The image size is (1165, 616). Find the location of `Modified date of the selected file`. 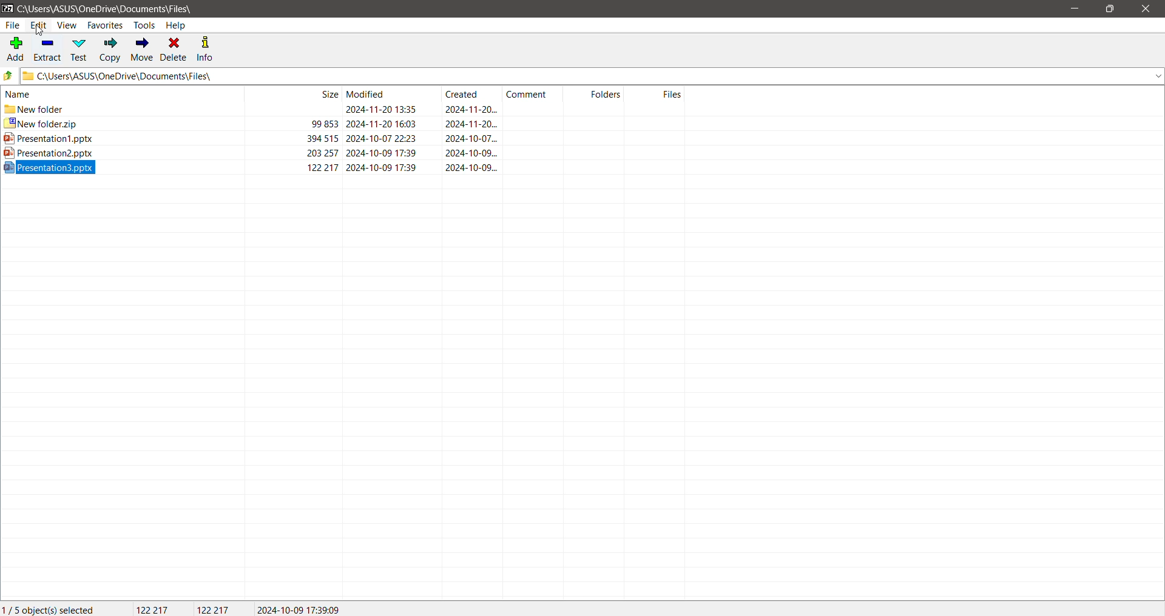

Modified date of the selected file is located at coordinates (305, 609).